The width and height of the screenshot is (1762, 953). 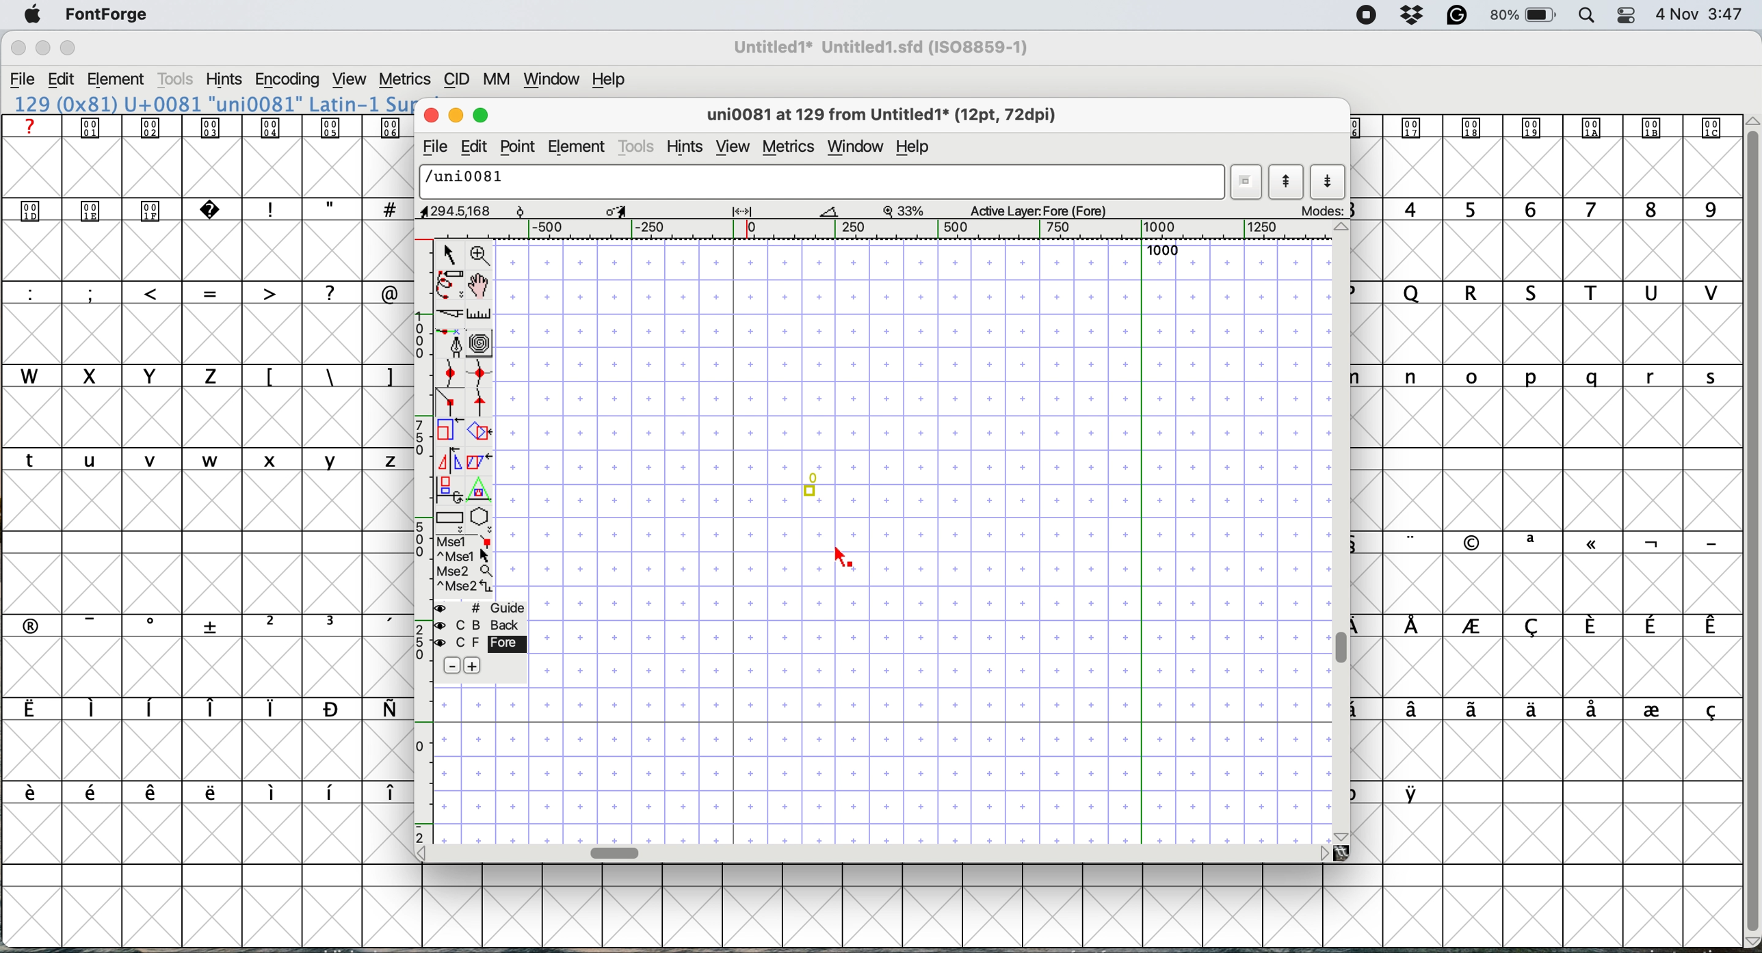 What do you see at coordinates (479, 487) in the screenshot?
I see `perform a perspective transformation on the selection` at bounding box center [479, 487].